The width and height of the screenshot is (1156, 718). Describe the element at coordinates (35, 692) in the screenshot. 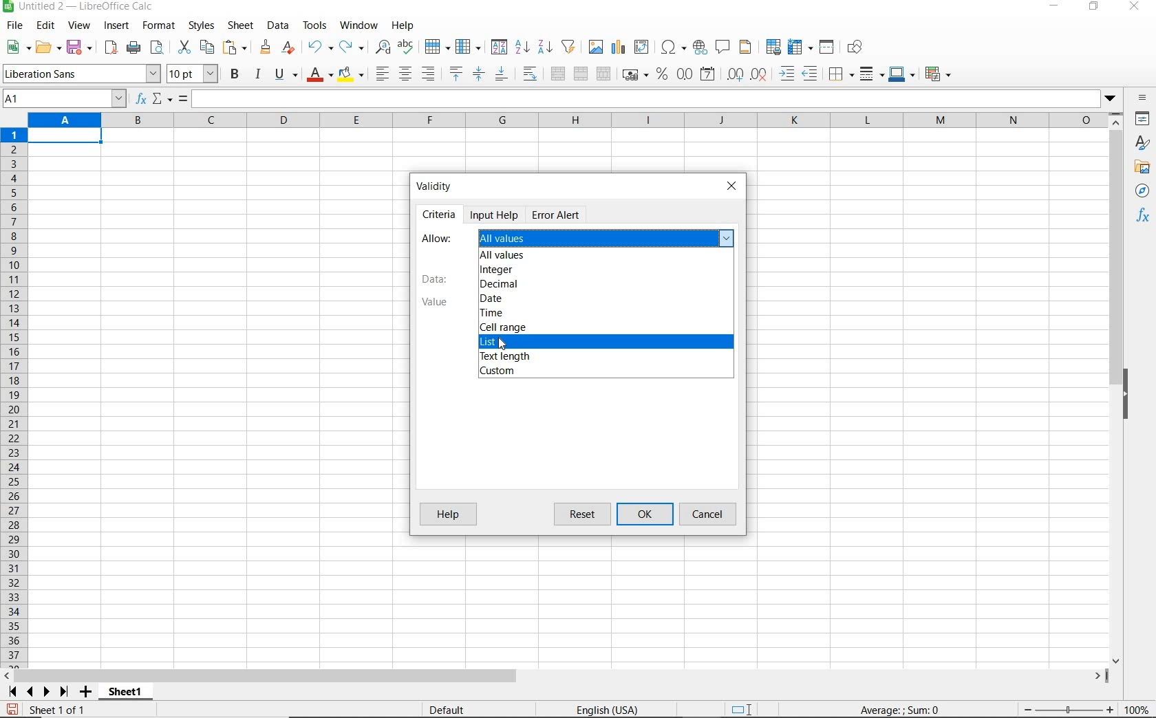

I see `scroll next` at that location.